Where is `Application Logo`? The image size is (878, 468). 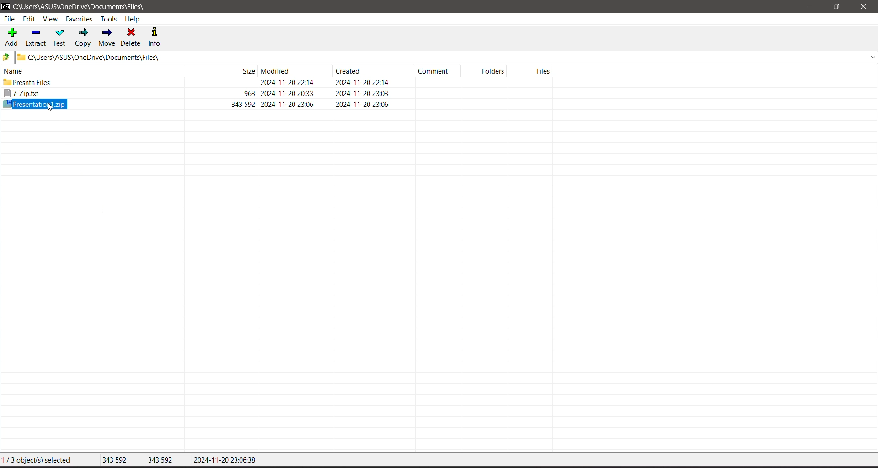 Application Logo is located at coordinates (5, 7).